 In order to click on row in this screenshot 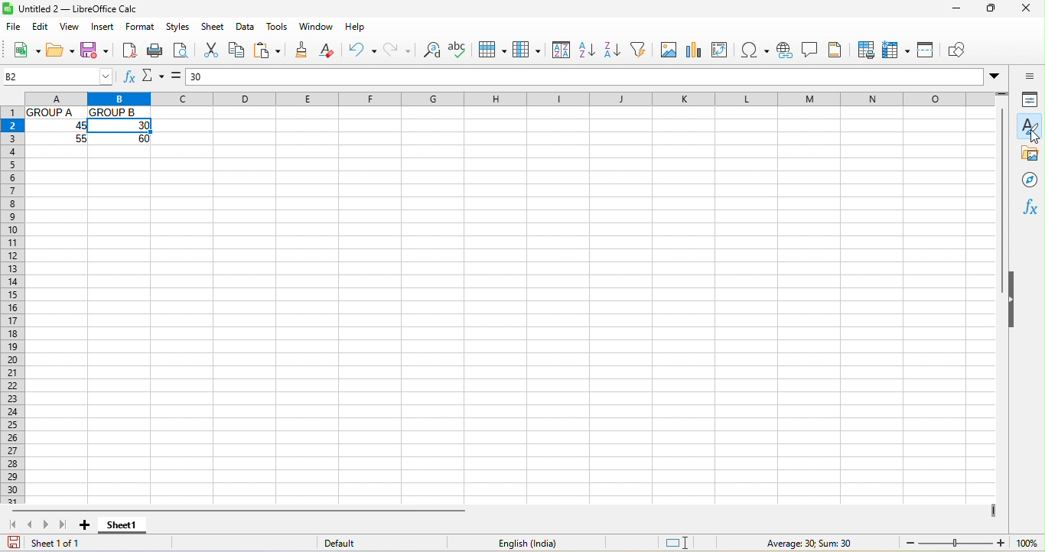, I will do `click(493, 49)`.